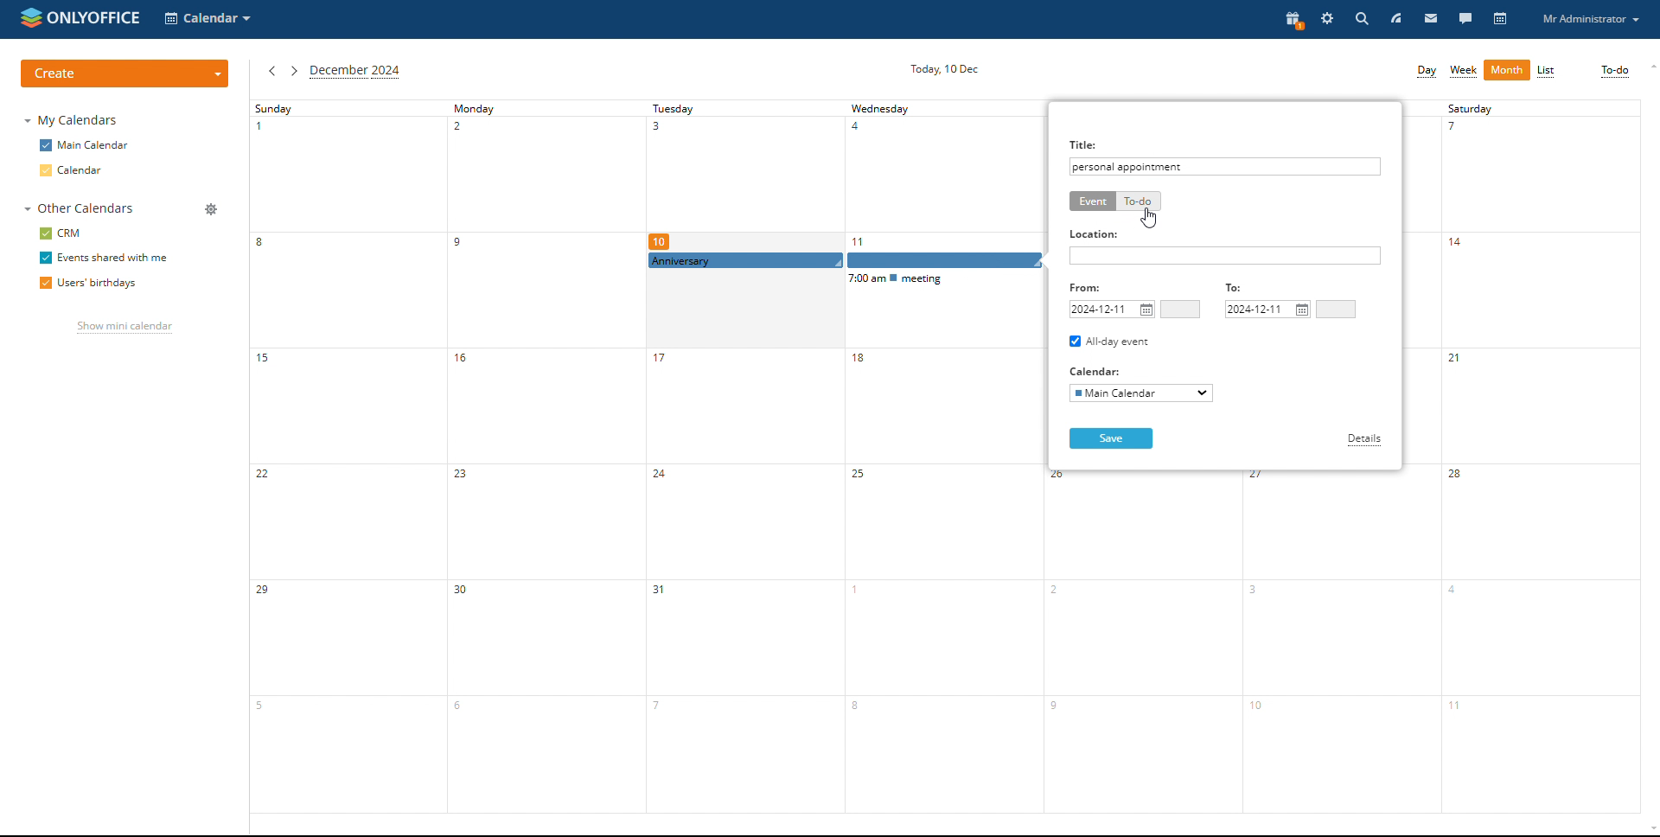 This screenshot has width=1660, height=837. I want to click on tuesday, so click(743, 457).